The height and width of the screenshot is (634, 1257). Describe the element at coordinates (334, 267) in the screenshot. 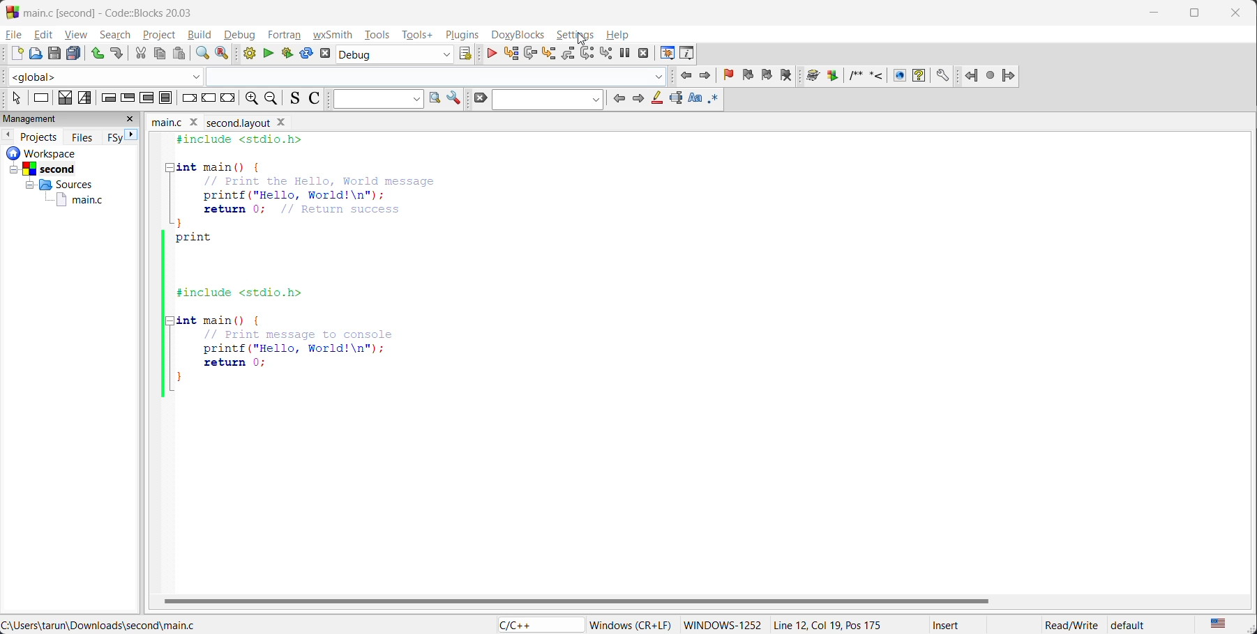

I see `code editor` at that location.